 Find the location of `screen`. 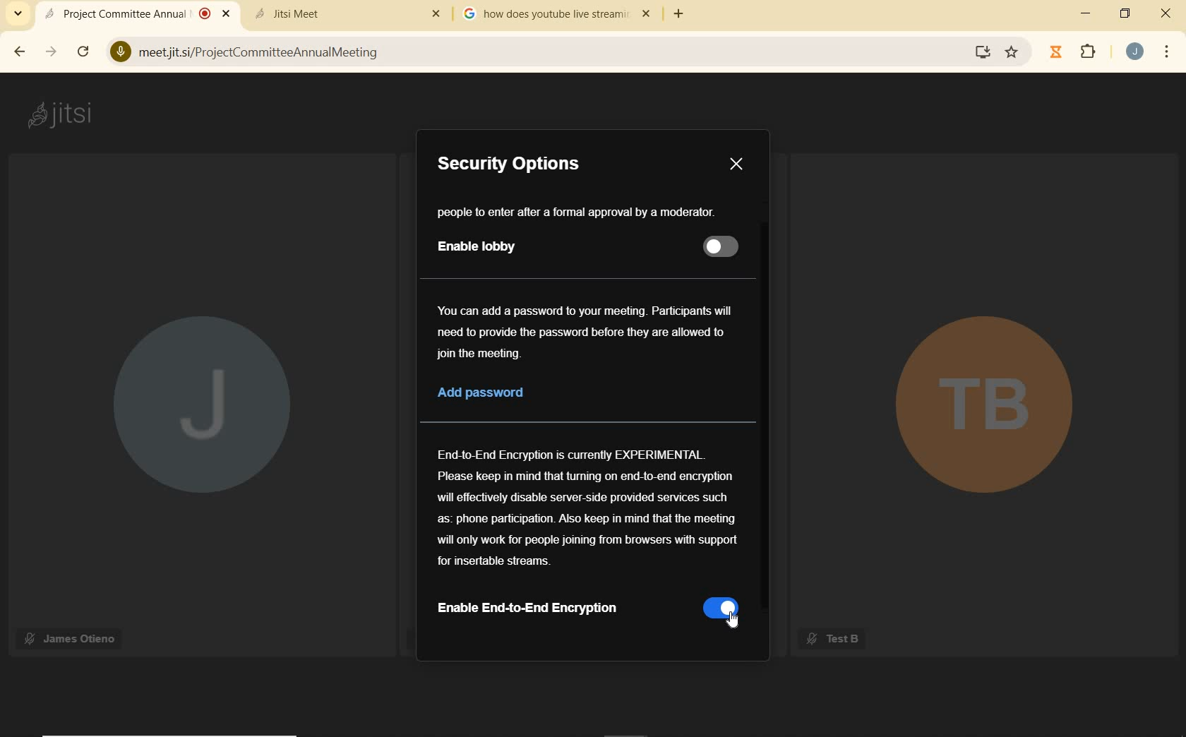

screen is located at coordinates (982, 52).